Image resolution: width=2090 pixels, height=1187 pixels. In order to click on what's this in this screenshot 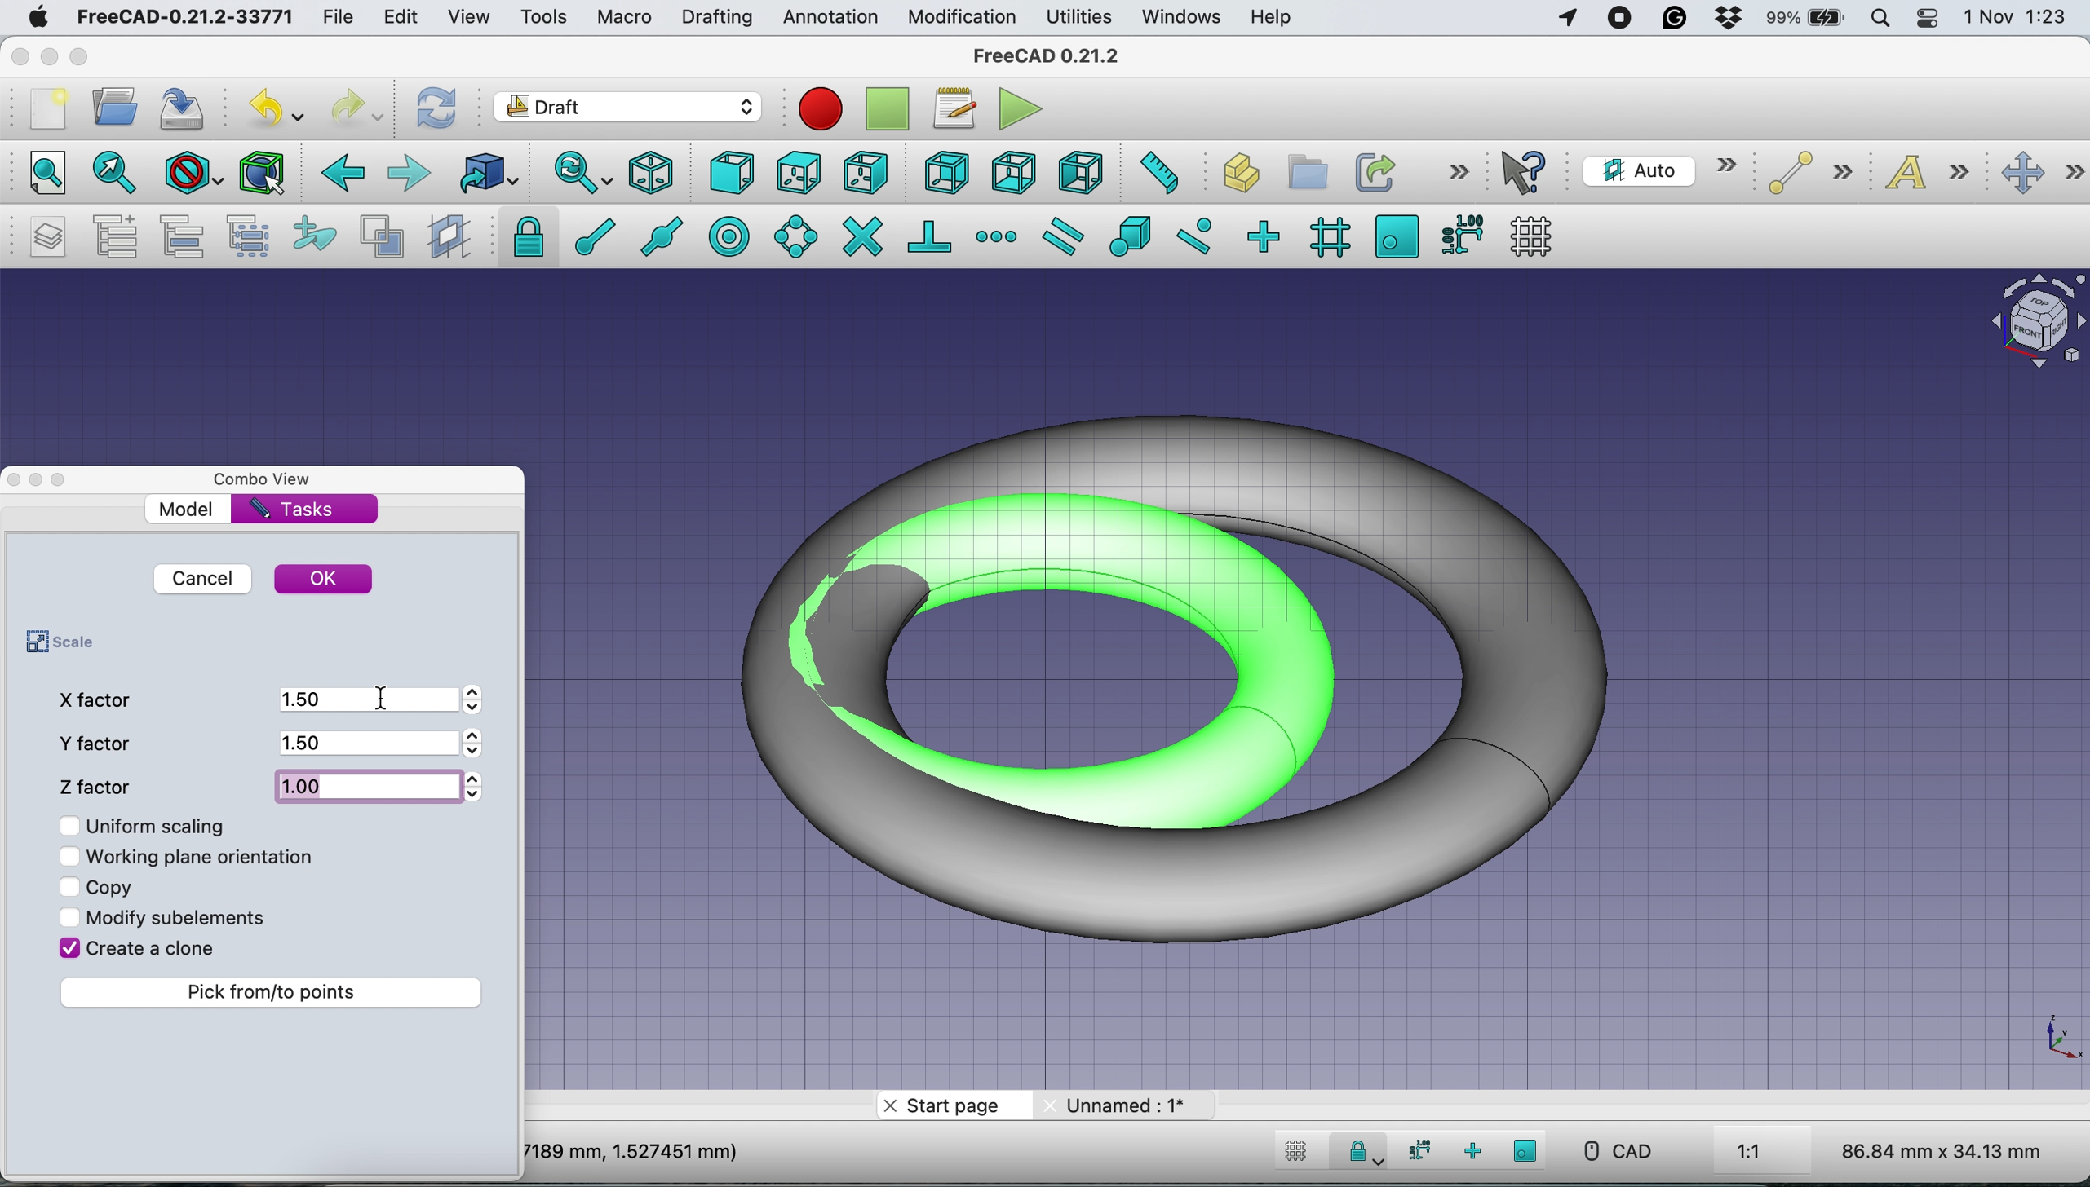, I will do `click(1529, 173)`.